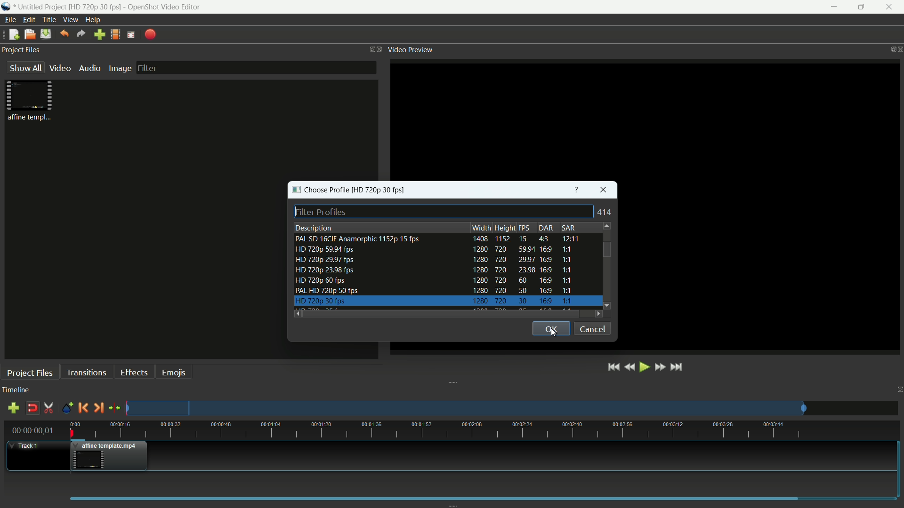  I want to click on next marker, so click(99, 407).